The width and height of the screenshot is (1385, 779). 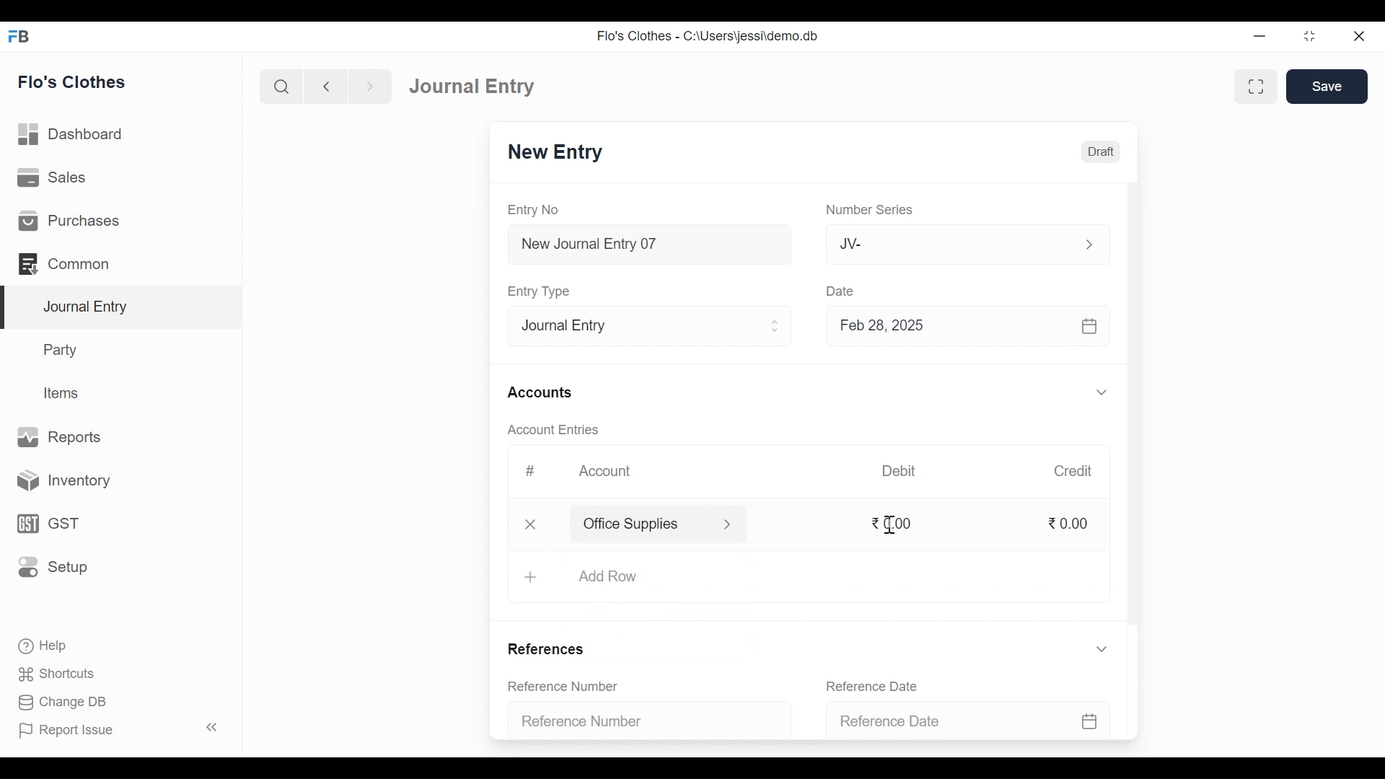 What do you see at coordinates (651, 247) in the screenshot?
I see `New Journal Entry 07` at bounding box center [651, 247].